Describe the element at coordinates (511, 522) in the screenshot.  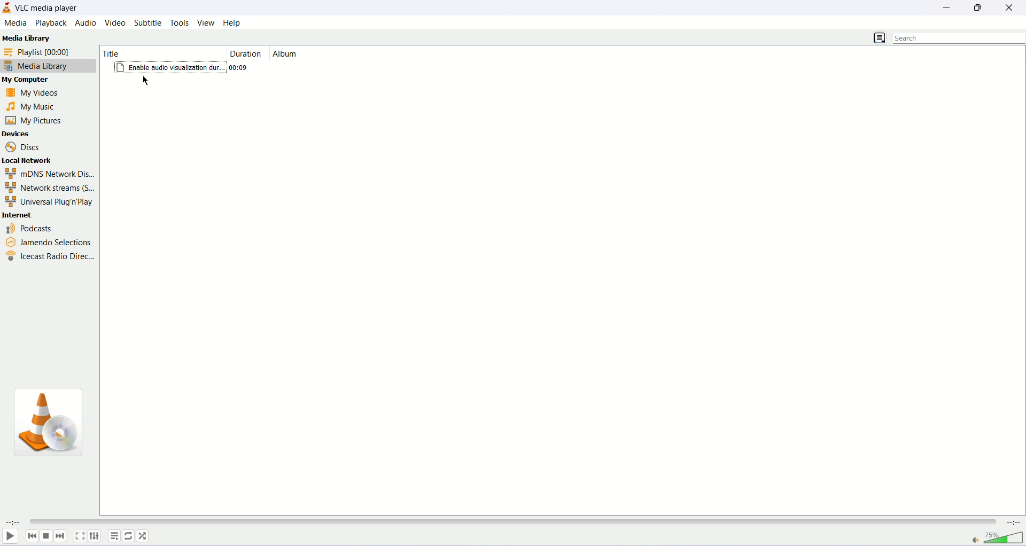
I see `progress bar` at that location.